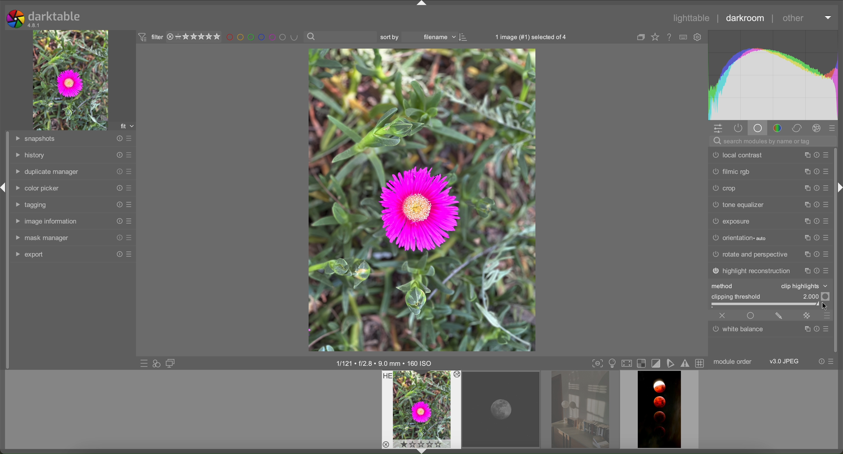 Image resolution: width=843 pixels, height=454 pixels. I want to click on mask, so click(806, 315).